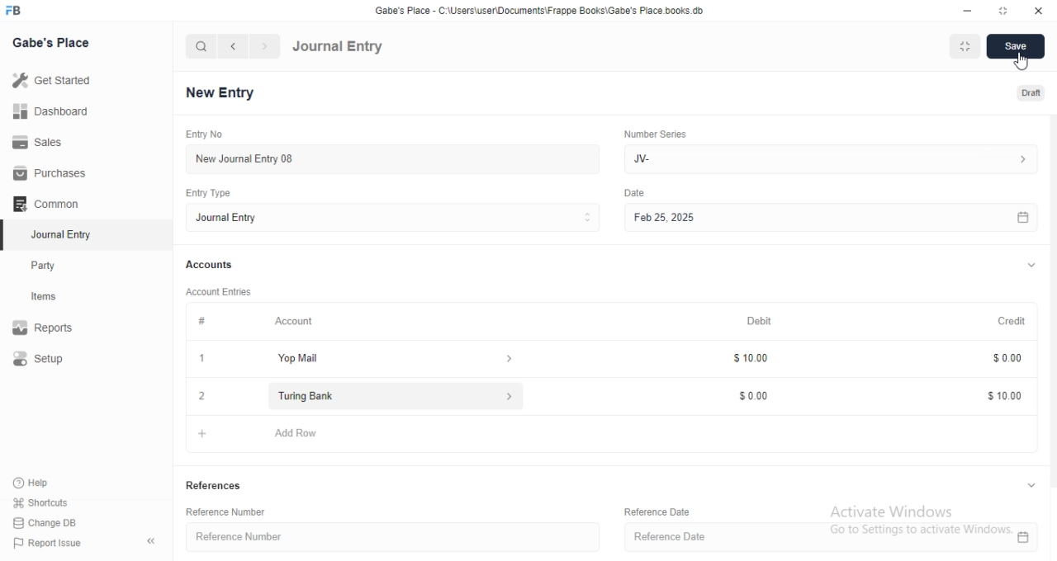  Describe the element at coordinates (59, 266) in the screenshot. I see `Party` at that location.